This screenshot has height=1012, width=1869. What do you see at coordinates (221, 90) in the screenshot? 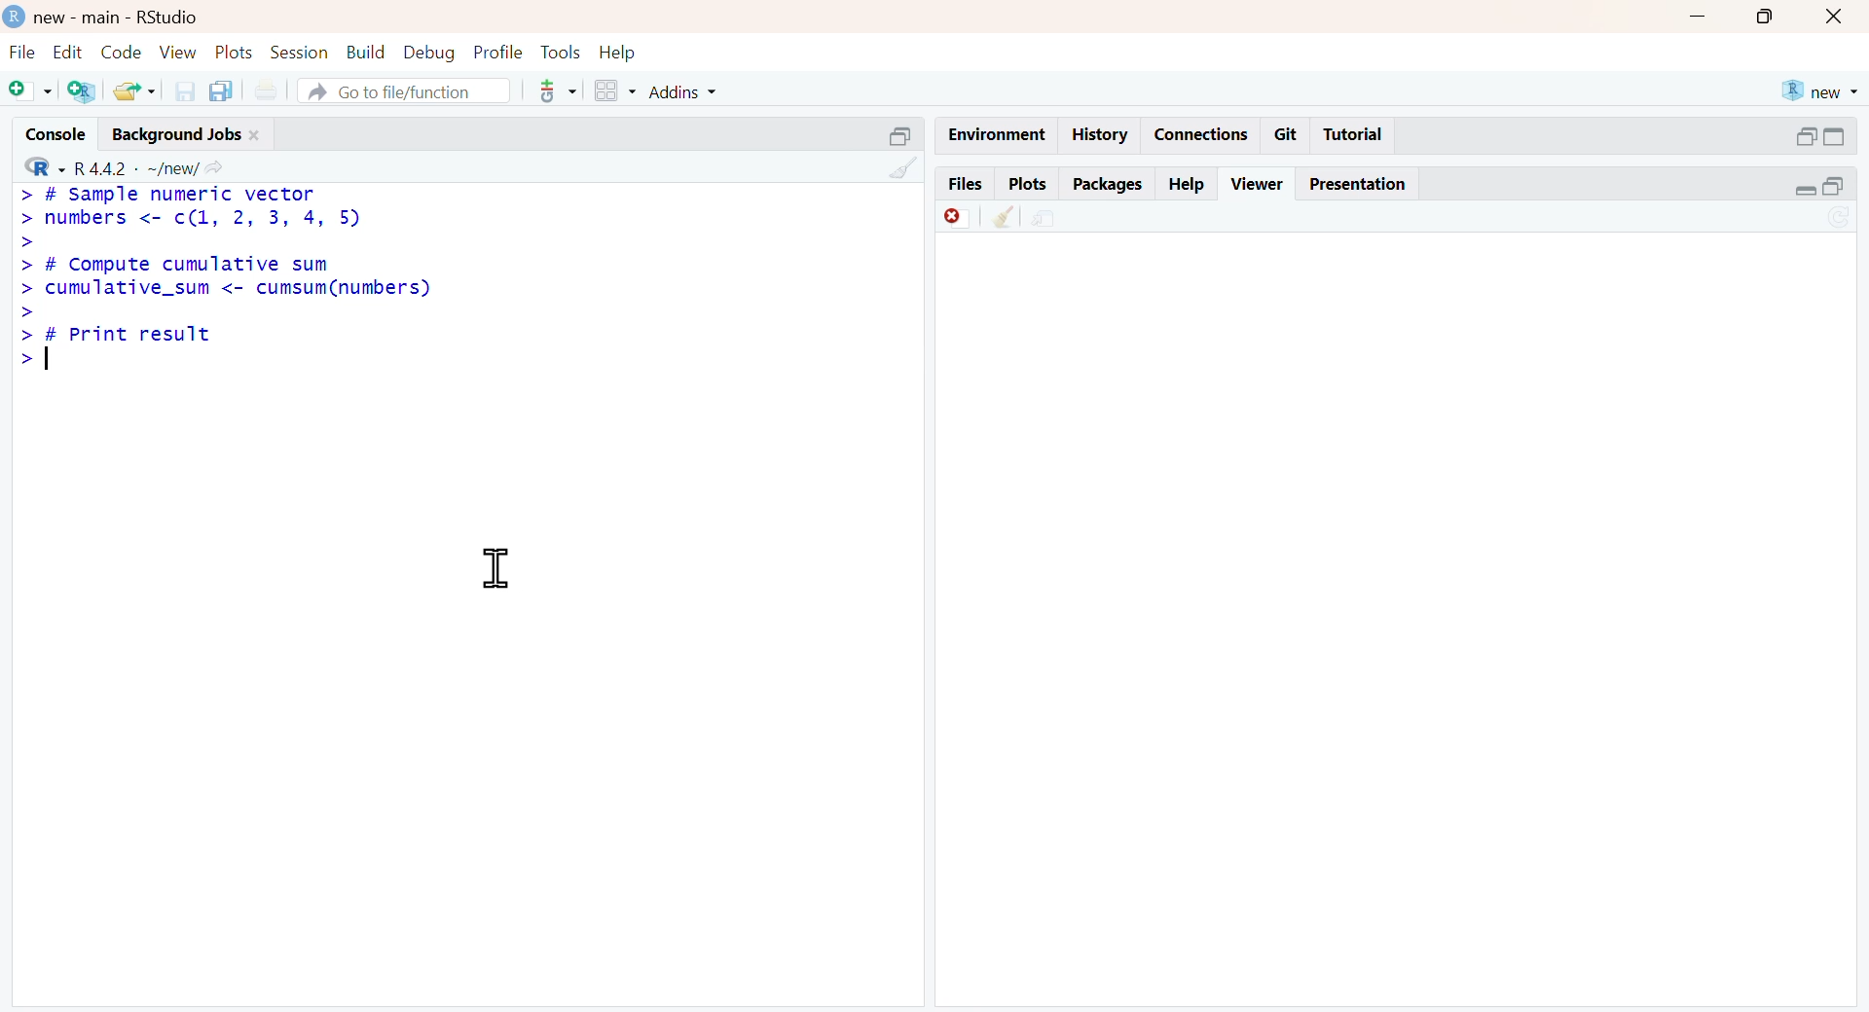
I see `copy` at bounding box center [221, 90].